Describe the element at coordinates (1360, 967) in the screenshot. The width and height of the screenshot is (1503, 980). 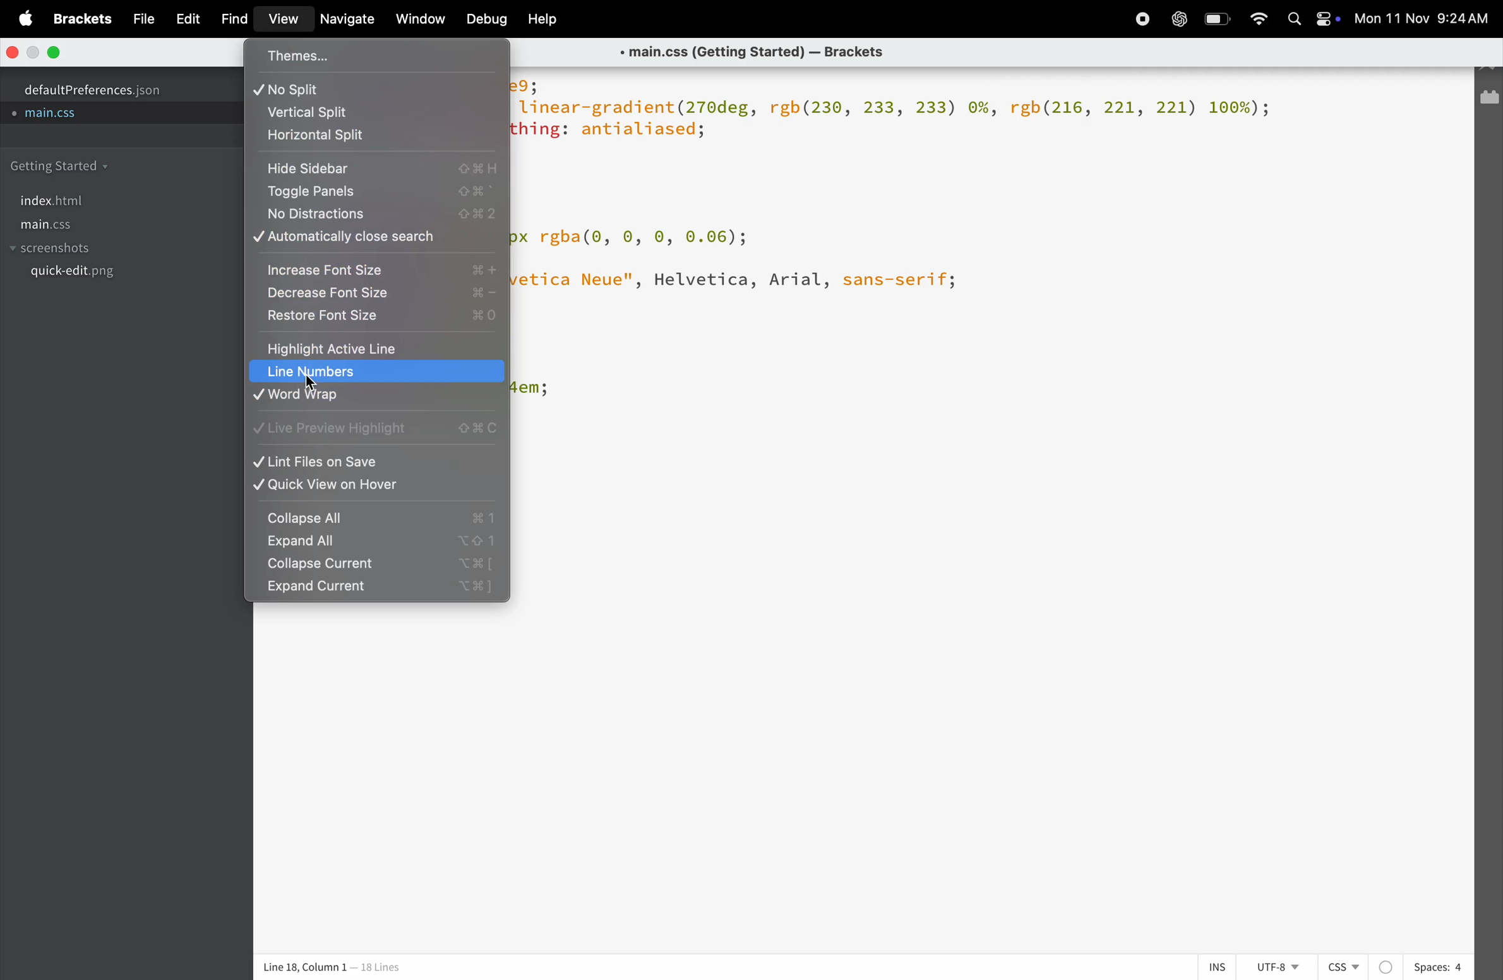
I see `css` at that location.